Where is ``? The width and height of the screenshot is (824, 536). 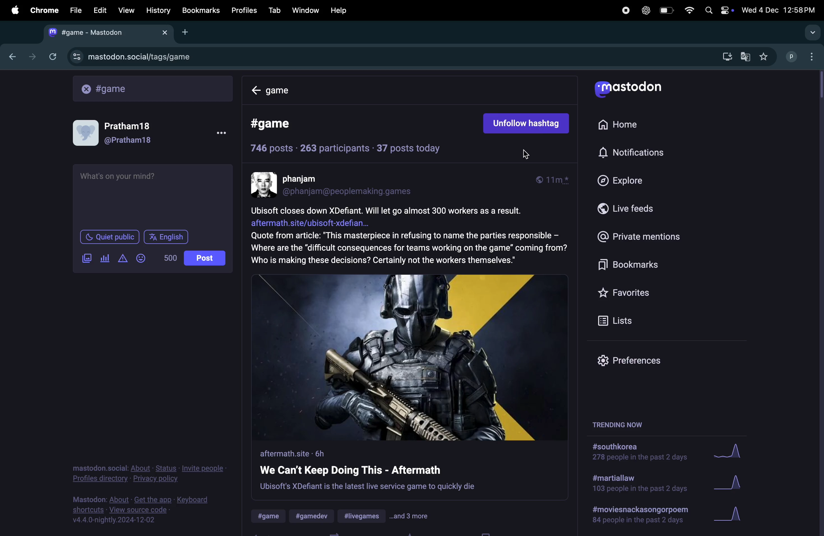
 is located at coordinates (415, 148).